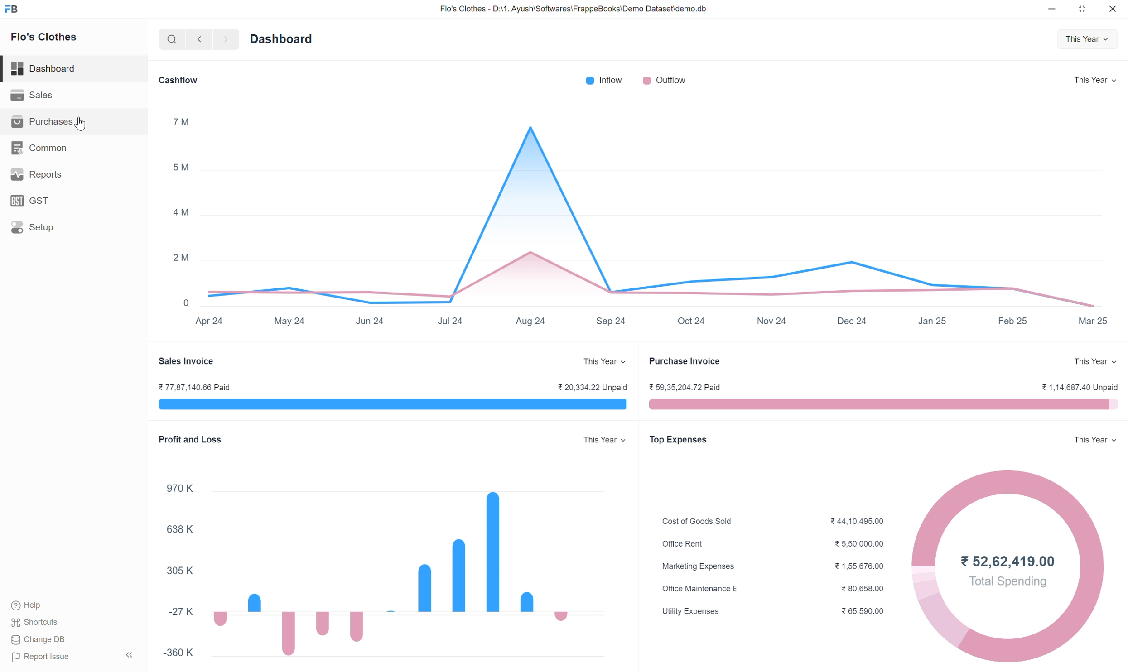 This screenshot has width=1128, height=672. Describe the element at coordinates (607, 360) in the screenshot. I see `this year` at that location.